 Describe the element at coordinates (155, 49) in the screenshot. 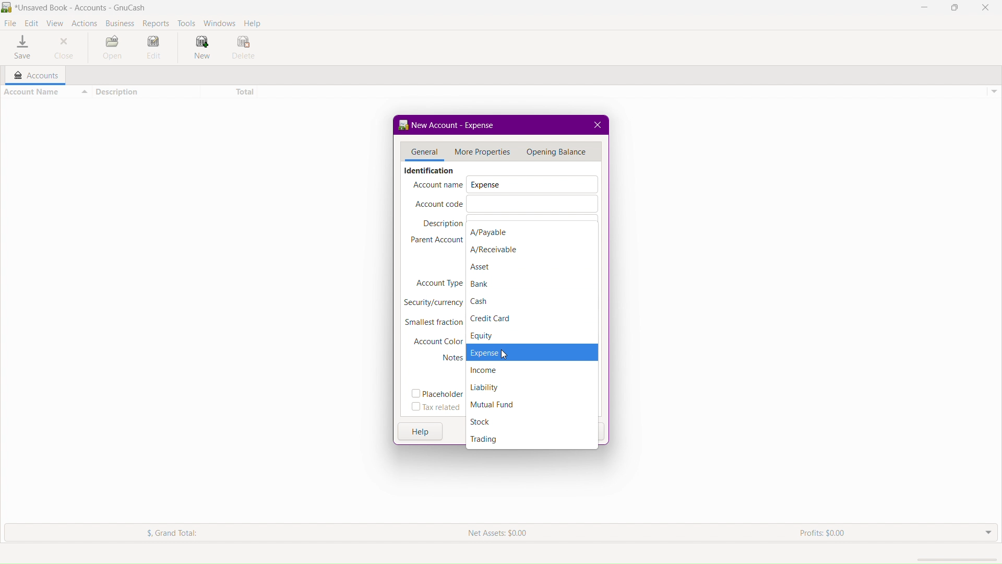

I see `Edit` at that location.